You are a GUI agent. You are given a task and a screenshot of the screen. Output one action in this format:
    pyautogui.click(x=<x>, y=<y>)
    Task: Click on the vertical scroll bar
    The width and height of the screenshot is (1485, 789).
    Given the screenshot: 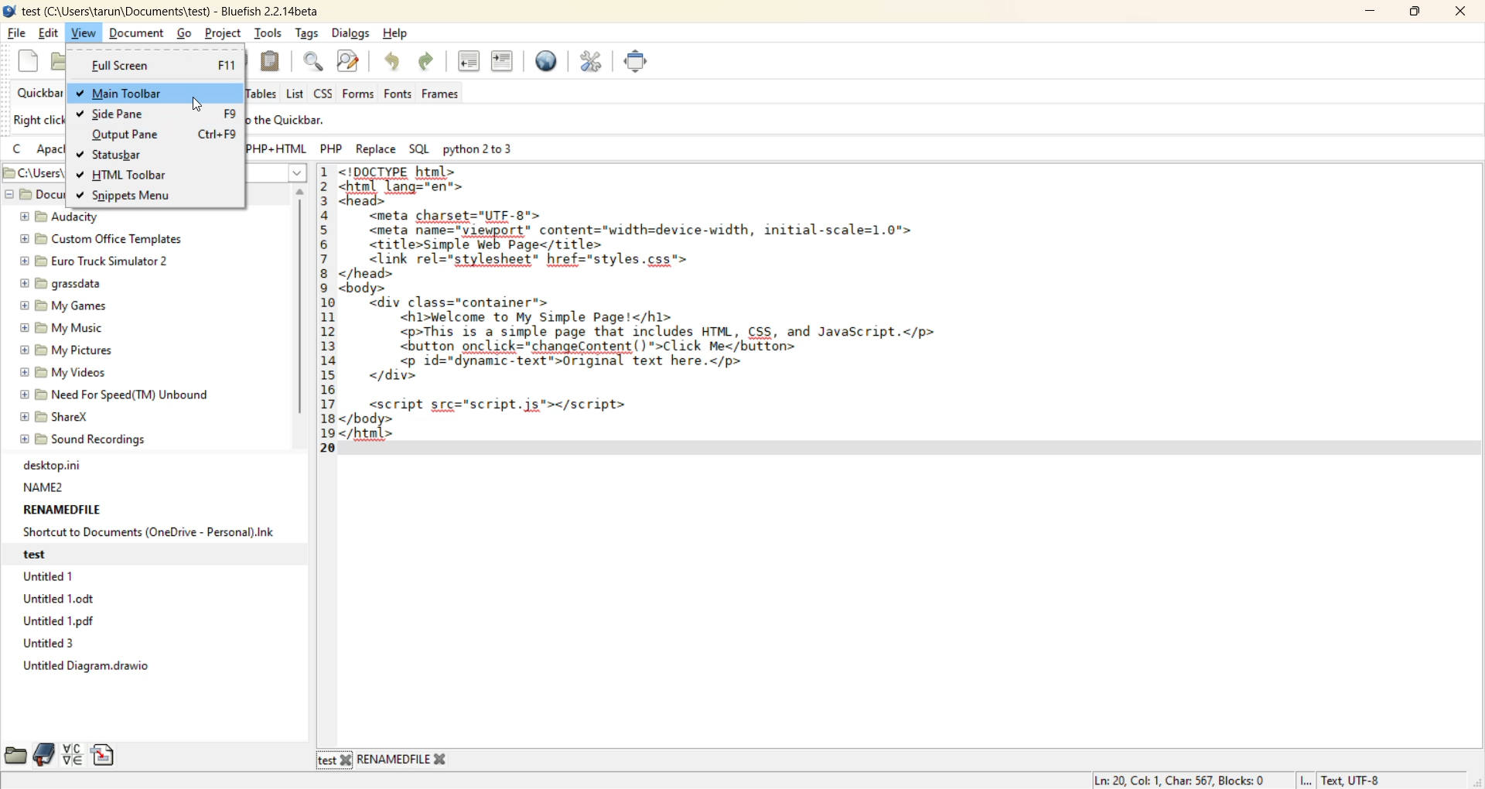 What is the action you would take?
    pyautogui.click(x=301, y=306)
    